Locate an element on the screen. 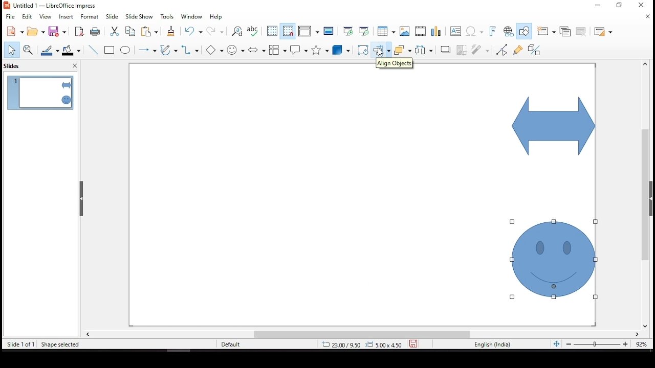  print is located at coordinates (94, 32).